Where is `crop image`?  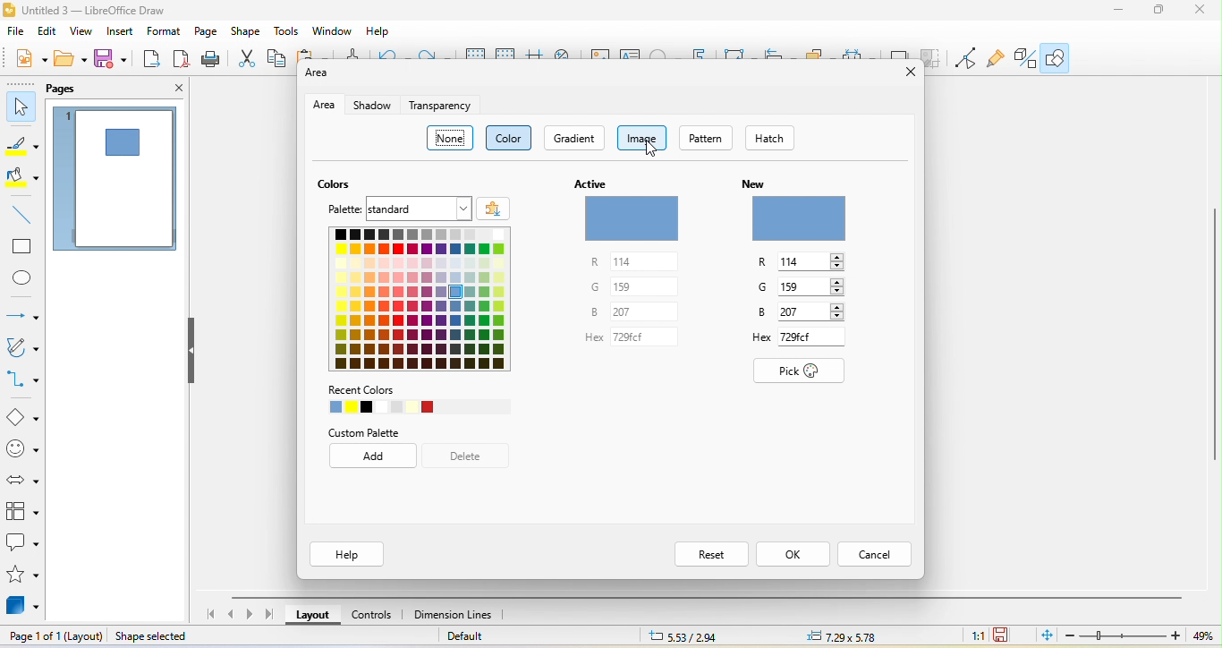 crop image is located at coordinates (933, 59).